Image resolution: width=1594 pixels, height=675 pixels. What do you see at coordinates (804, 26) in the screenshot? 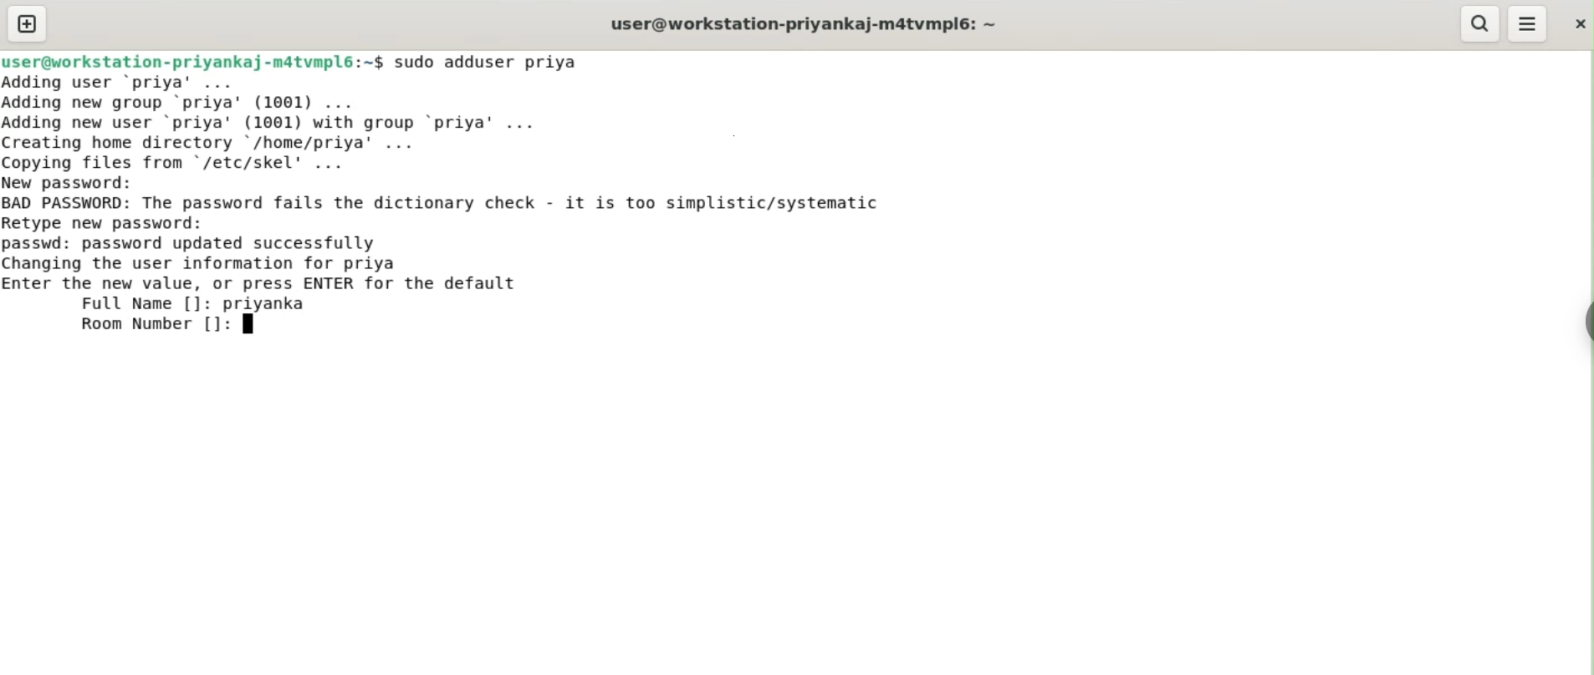
I see `user@workstation-priyankaj-m4tvmpl6: ~` at bounding box center [804, 26].